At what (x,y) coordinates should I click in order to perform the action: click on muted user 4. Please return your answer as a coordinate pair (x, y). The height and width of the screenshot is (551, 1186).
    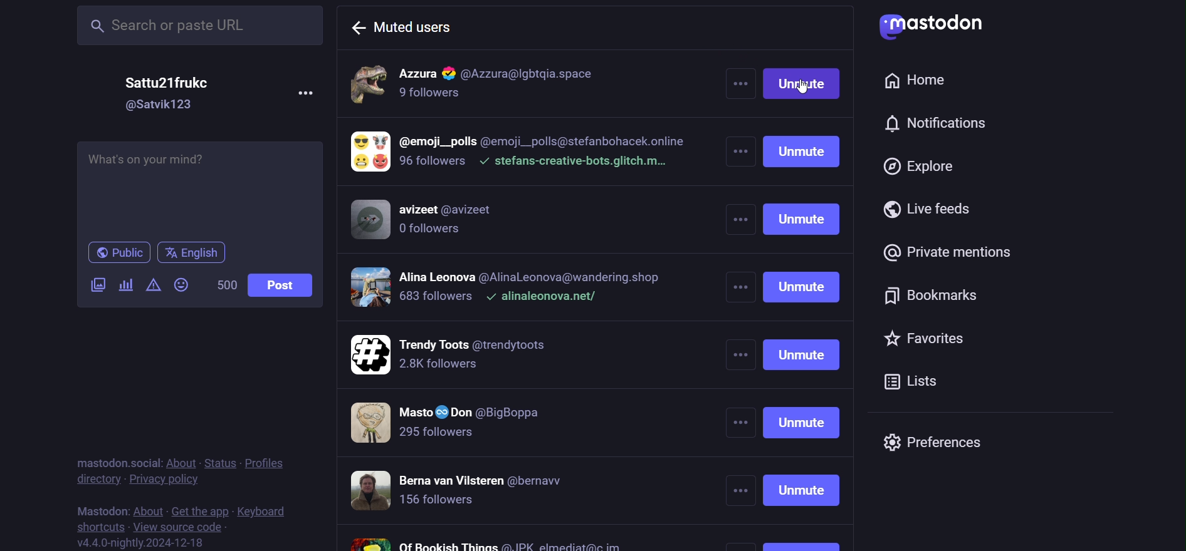
    Looking at the image, I should click on (508, 291).